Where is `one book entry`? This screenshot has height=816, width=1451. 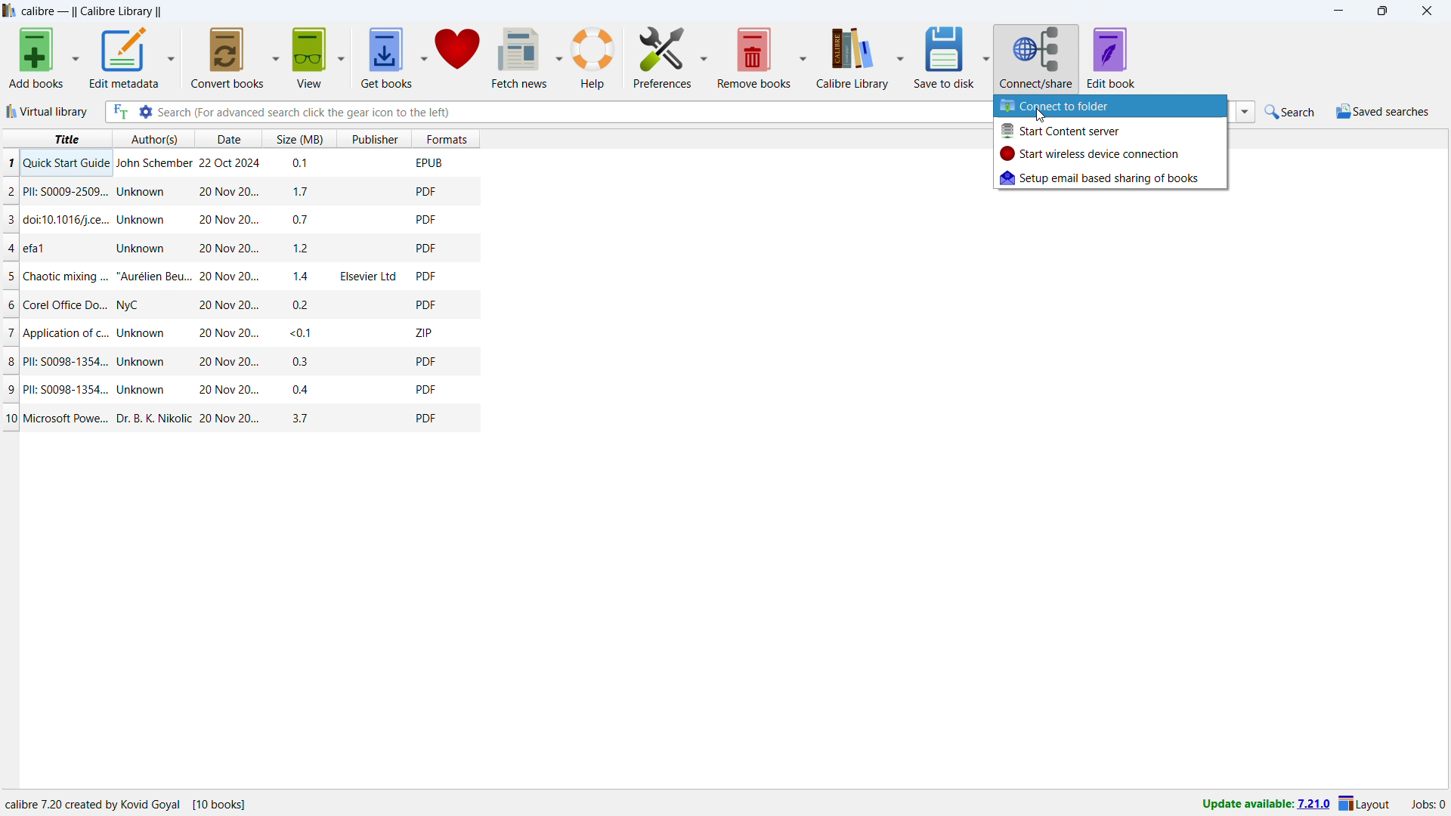 one book entry is located at coordinates (237, 192).